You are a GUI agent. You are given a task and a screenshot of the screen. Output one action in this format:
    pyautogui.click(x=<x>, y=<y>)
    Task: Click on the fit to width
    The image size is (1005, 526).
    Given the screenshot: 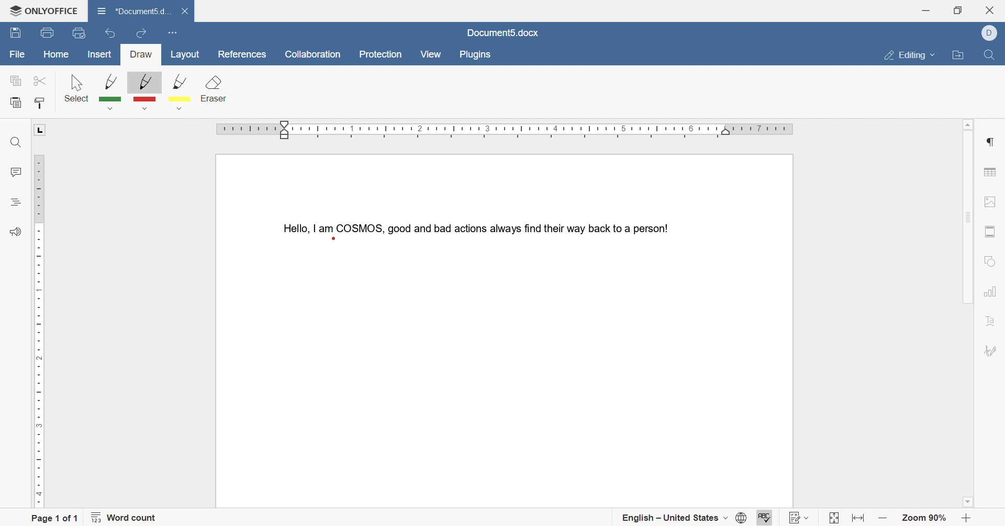 What is the action you would take?
    pyautogui.click(x=859, y=520)
    